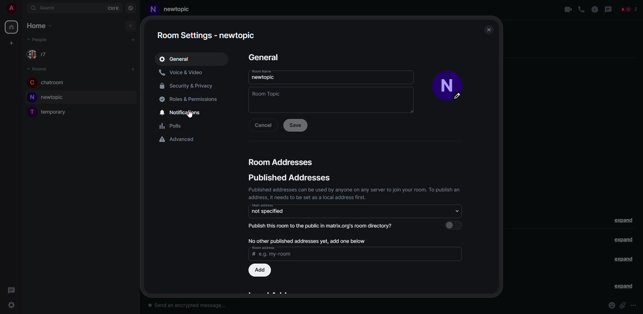 The height and width of the screenshot is (314, 643). Describe the element at coordinates (131, 8) in the screenshot. I see `navigator` at that location.